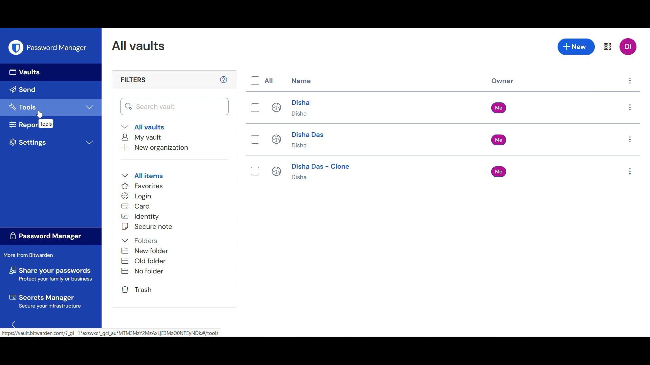  What do you see at coordinates (392, 137) in the screenshot?
I see `Details with respect to each column` at bounding box center [392, 137].